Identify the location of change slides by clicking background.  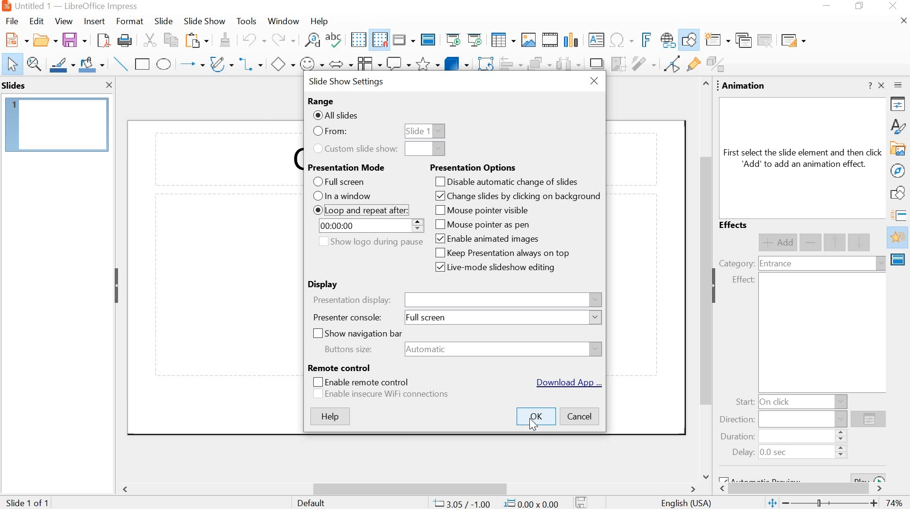
(516, 196).